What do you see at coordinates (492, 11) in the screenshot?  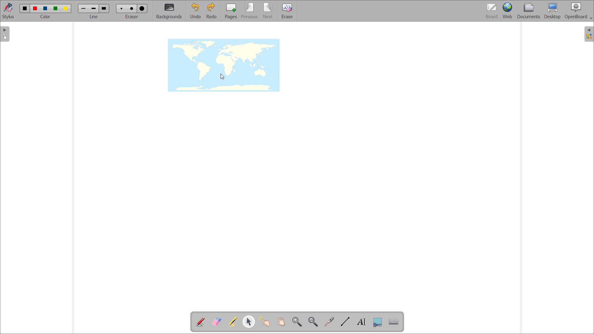 I see `board` at bounding box center [492, 11].